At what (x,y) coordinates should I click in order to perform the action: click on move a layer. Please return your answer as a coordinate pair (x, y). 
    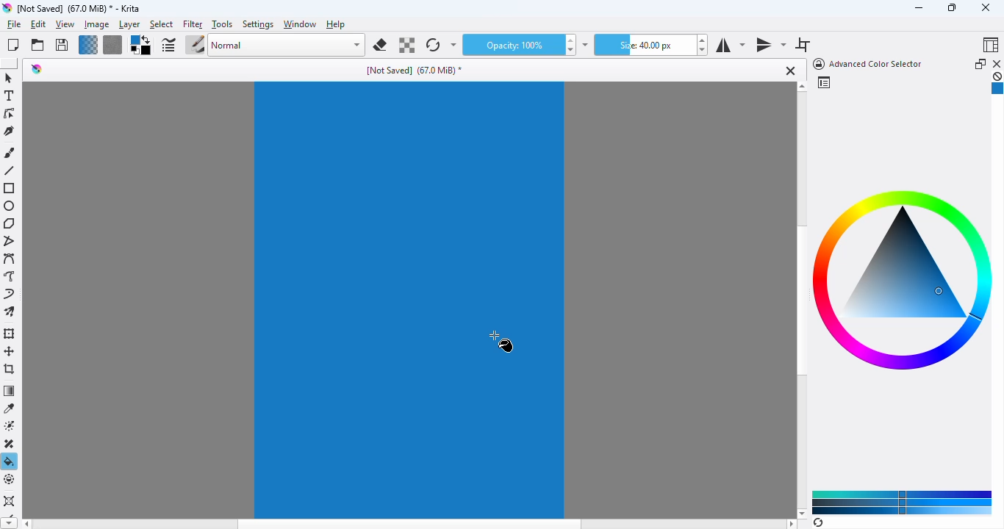
    Looking at the image, I should click on (10, 351).